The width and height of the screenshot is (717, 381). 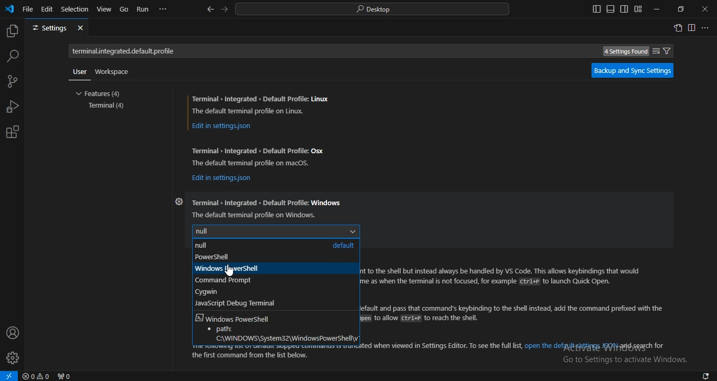 What do you see at coordinates (705, 8) in the screenshot?
I see `close` at bounding box center [705, 8].